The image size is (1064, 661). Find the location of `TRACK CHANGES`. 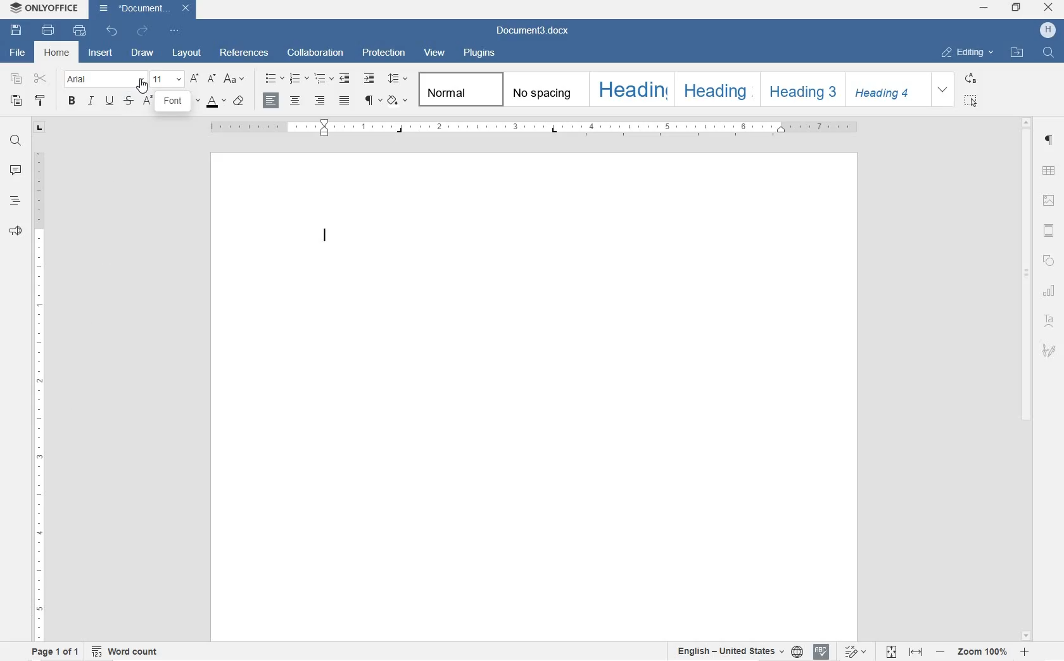

TRACK CHANGES is located at coordinates (857, 651).